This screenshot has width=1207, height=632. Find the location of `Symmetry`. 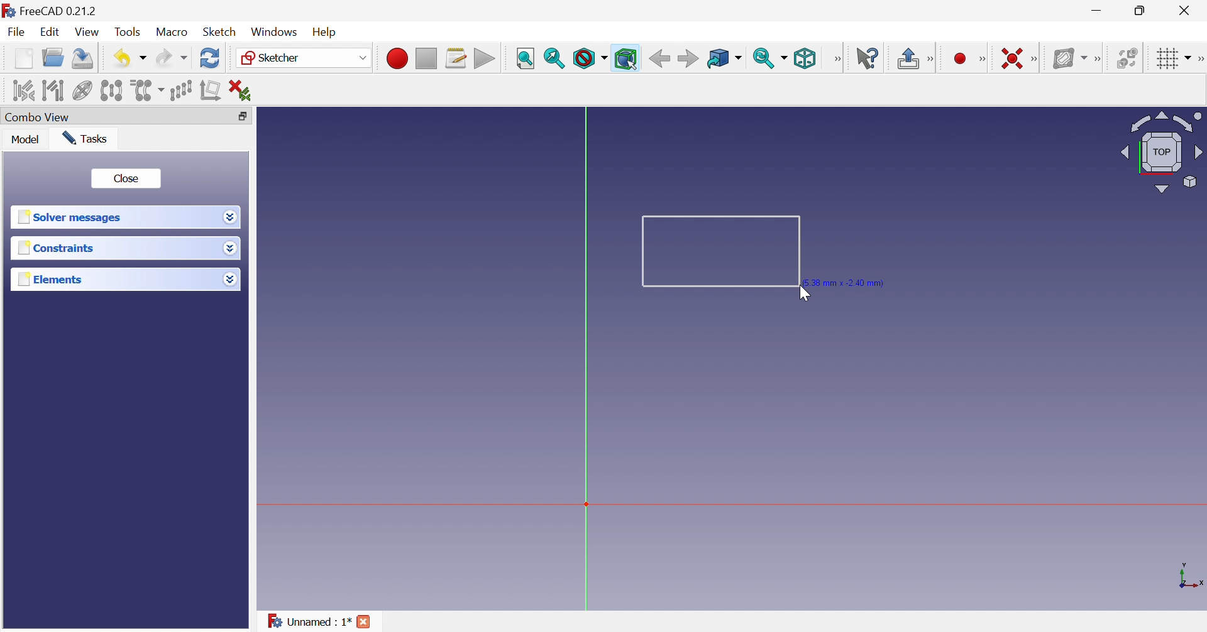

Symmetry is located at coordinates (112, 91).